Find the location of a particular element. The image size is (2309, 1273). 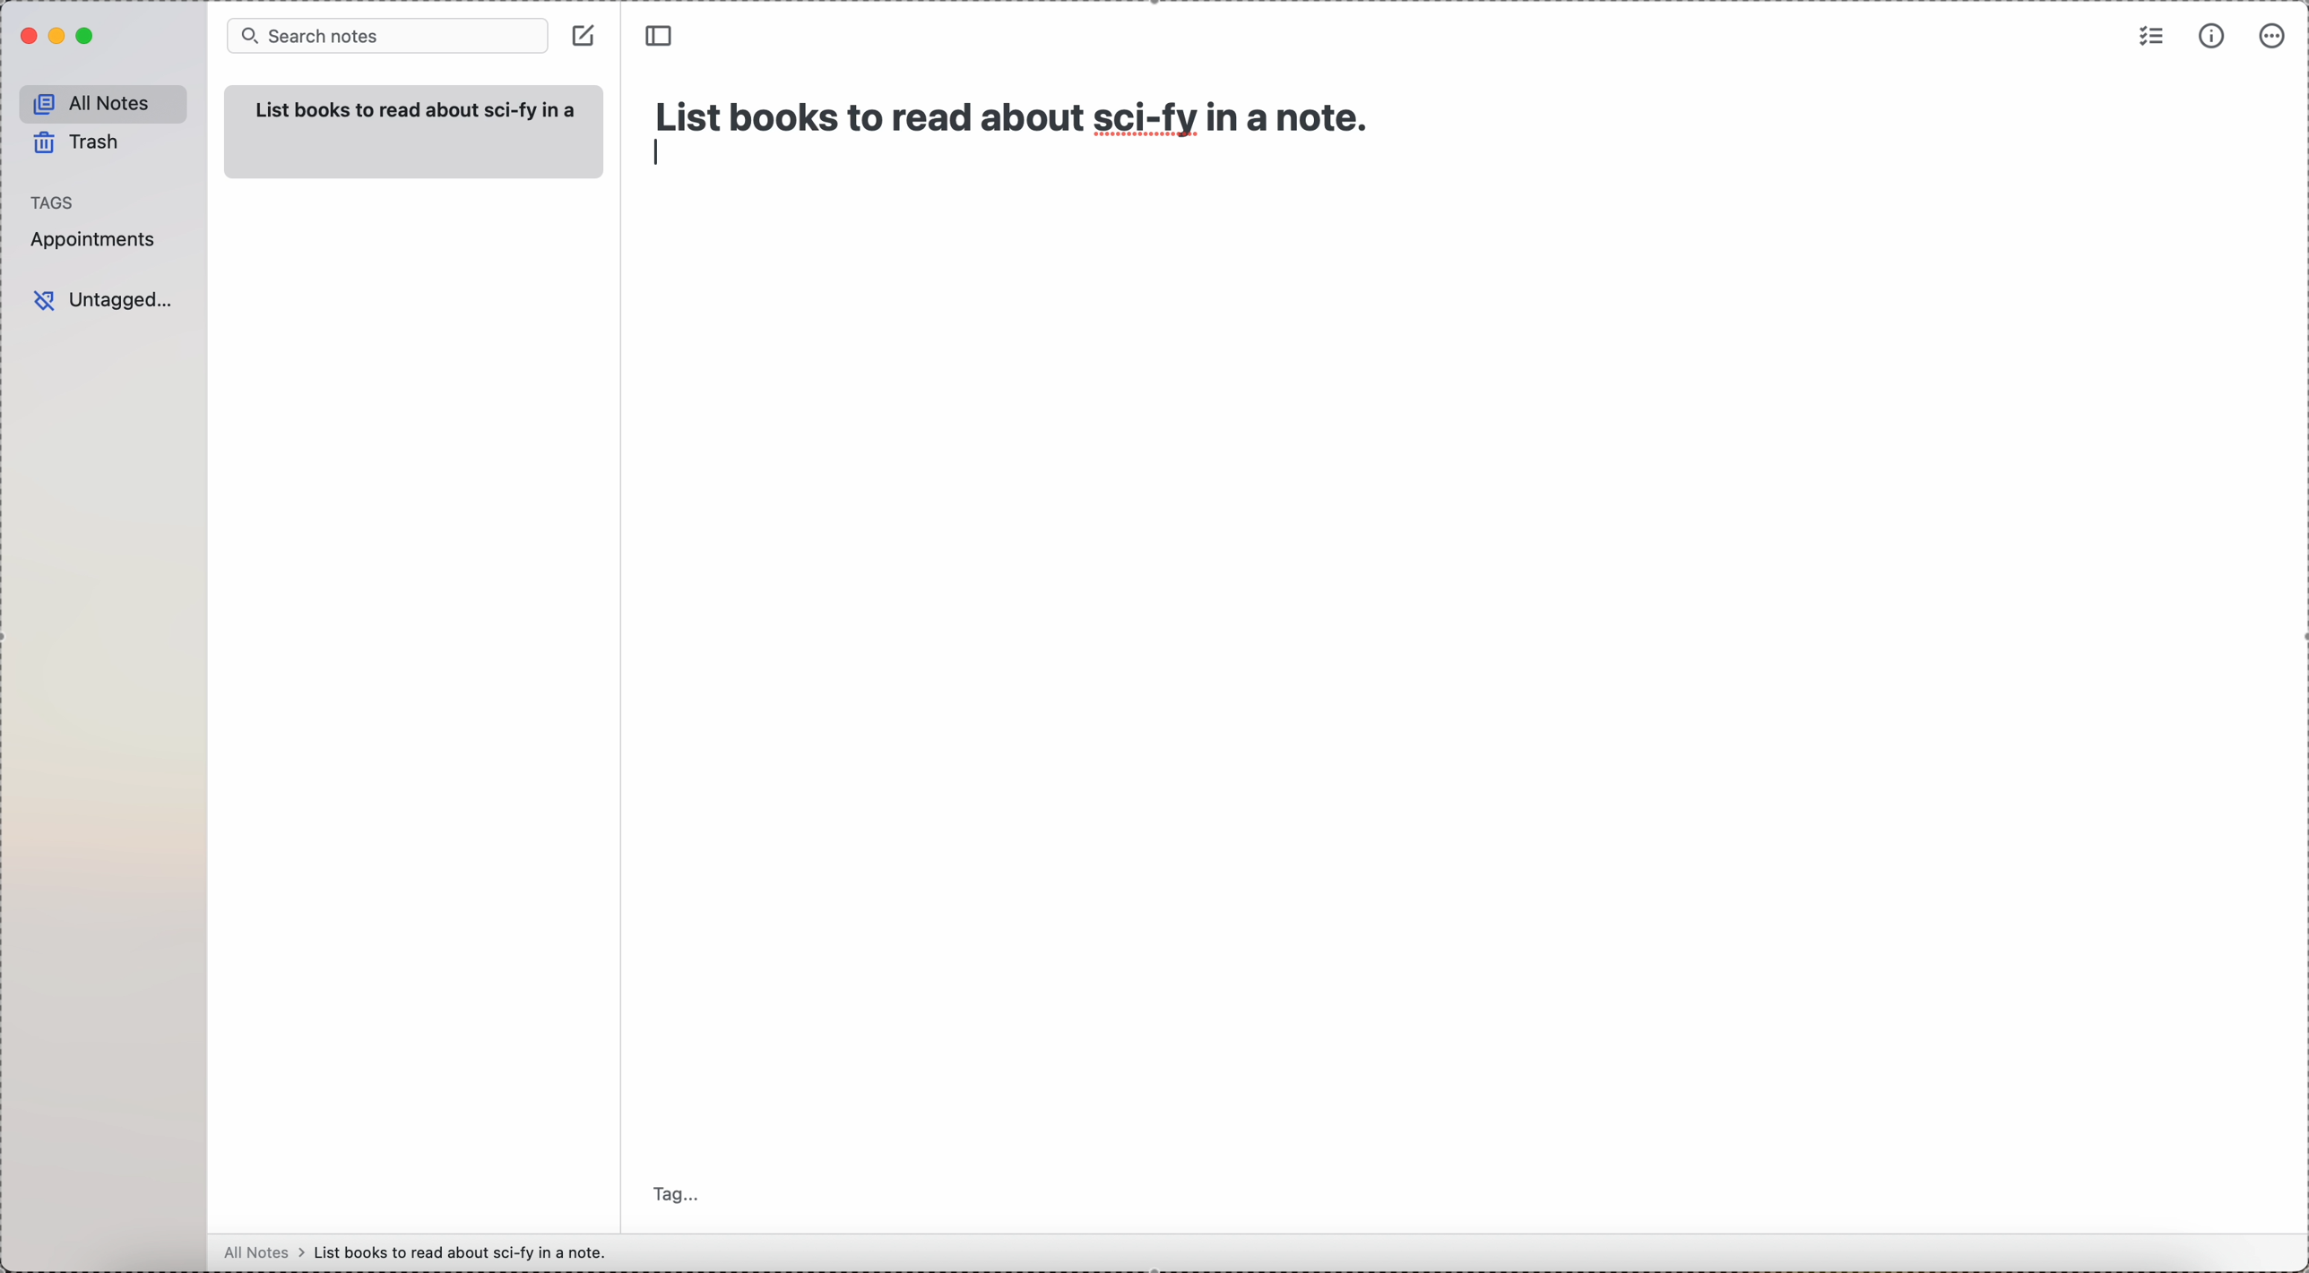

title: List books to read about sci-fy in a note. is located at coordinates (1016, 112).